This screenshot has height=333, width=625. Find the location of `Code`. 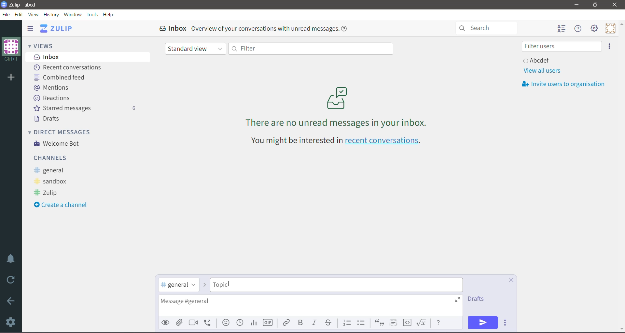

Code is located at coordinates (407, 323).